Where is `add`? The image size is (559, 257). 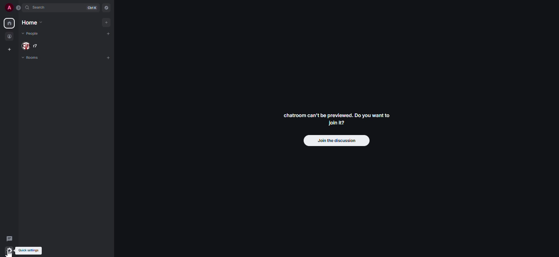
add is located at coordinates (111, 34).